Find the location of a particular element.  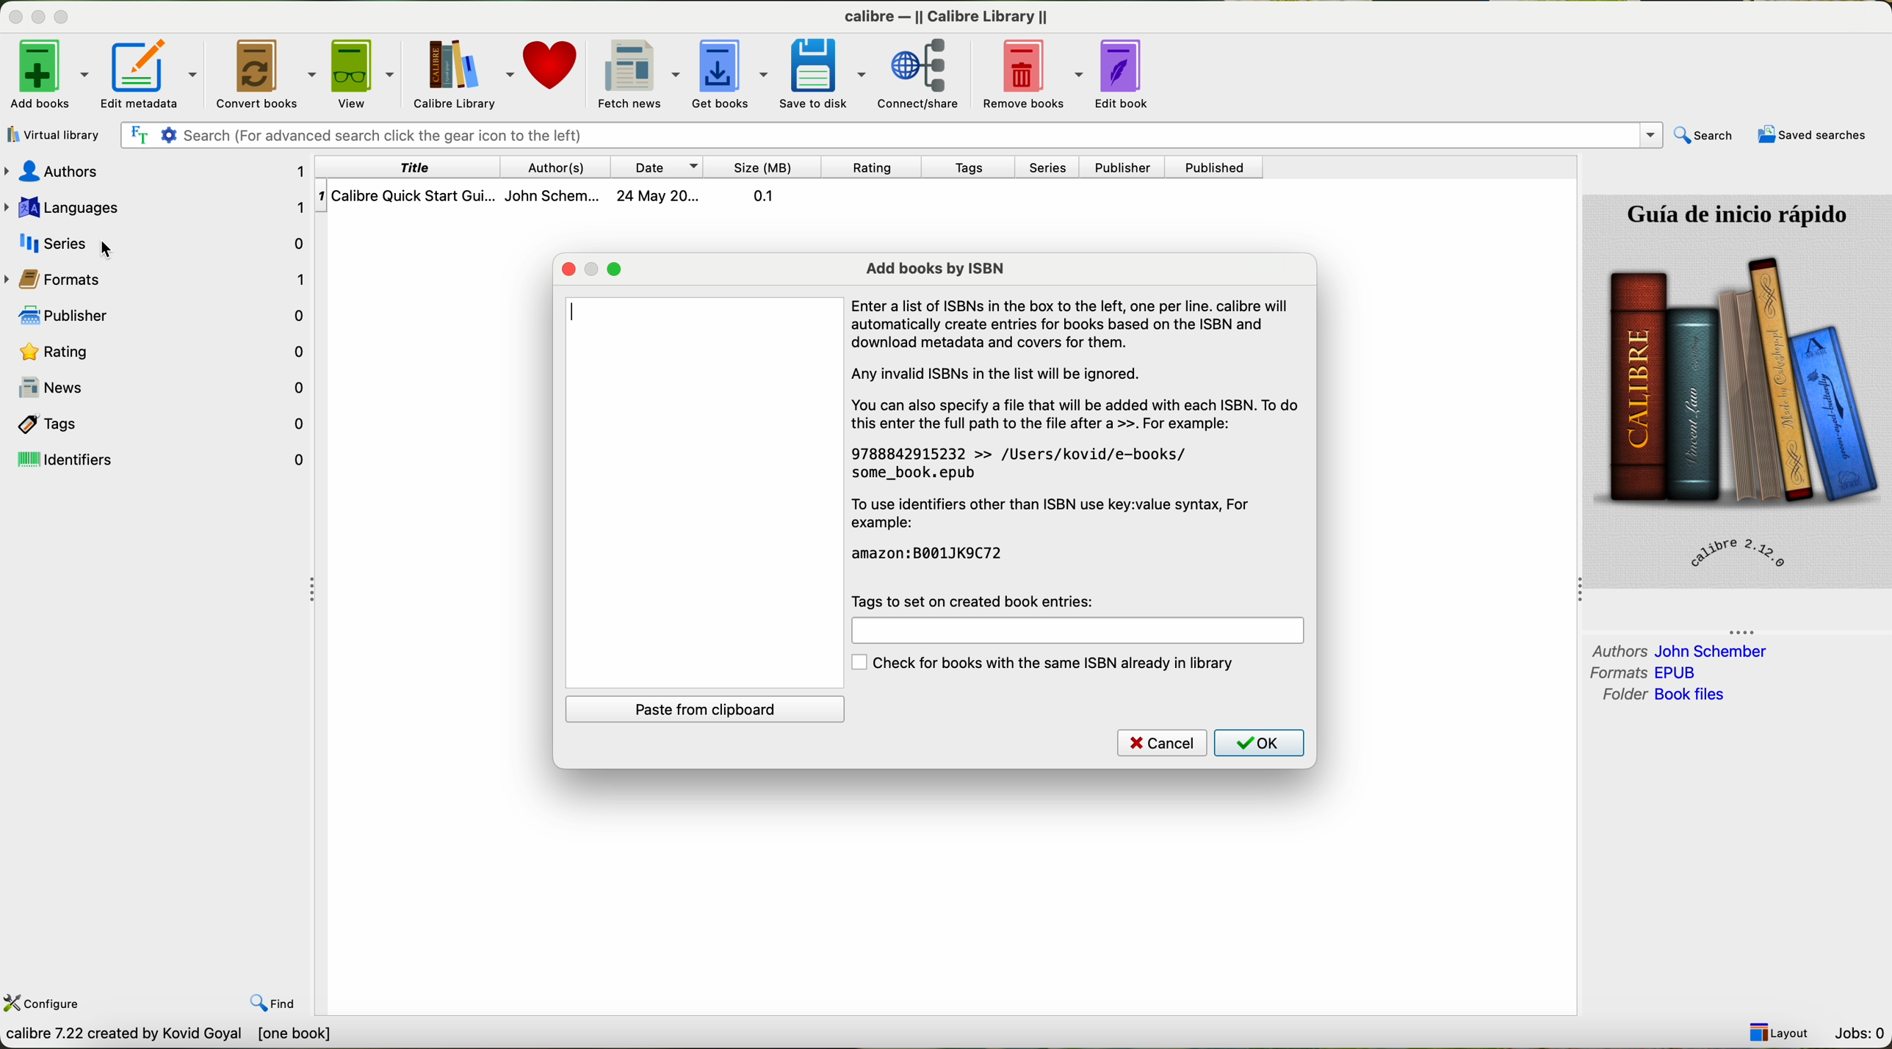

cancel button is located at coordinates (1156, 743).